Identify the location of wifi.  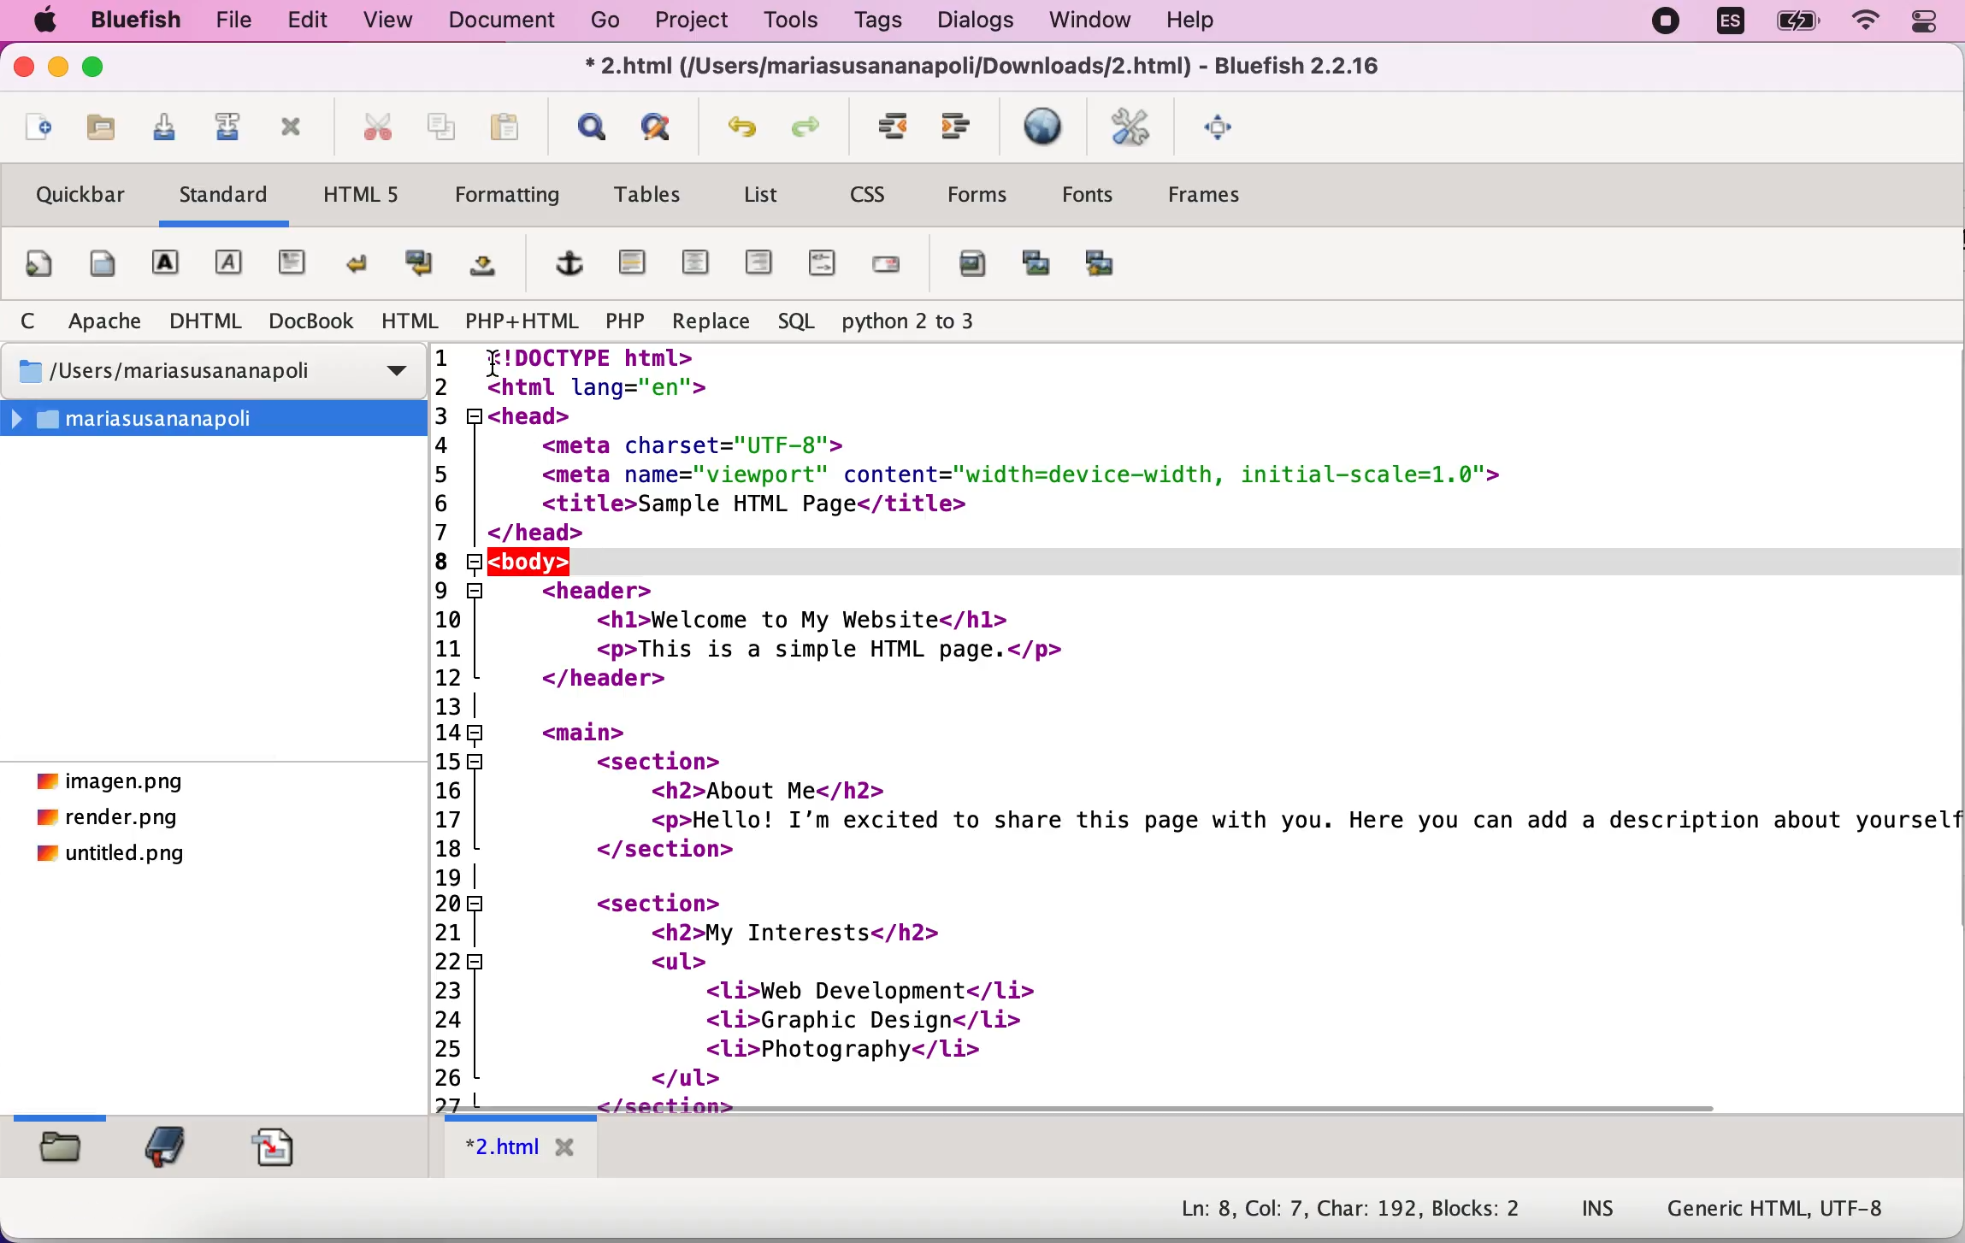
(1866, 24).